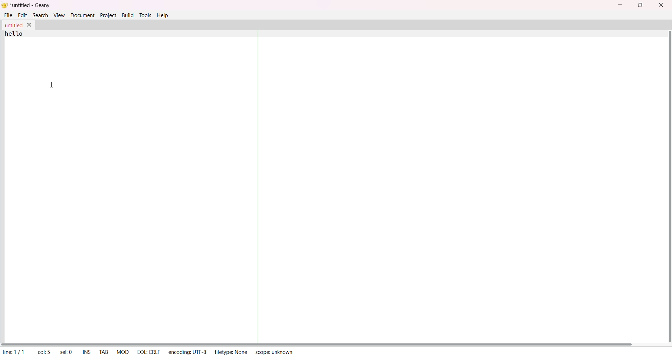  What do you see at coordinates (18, 34) in the screenshot?
I see `hello` at bounding box center [18, 34].